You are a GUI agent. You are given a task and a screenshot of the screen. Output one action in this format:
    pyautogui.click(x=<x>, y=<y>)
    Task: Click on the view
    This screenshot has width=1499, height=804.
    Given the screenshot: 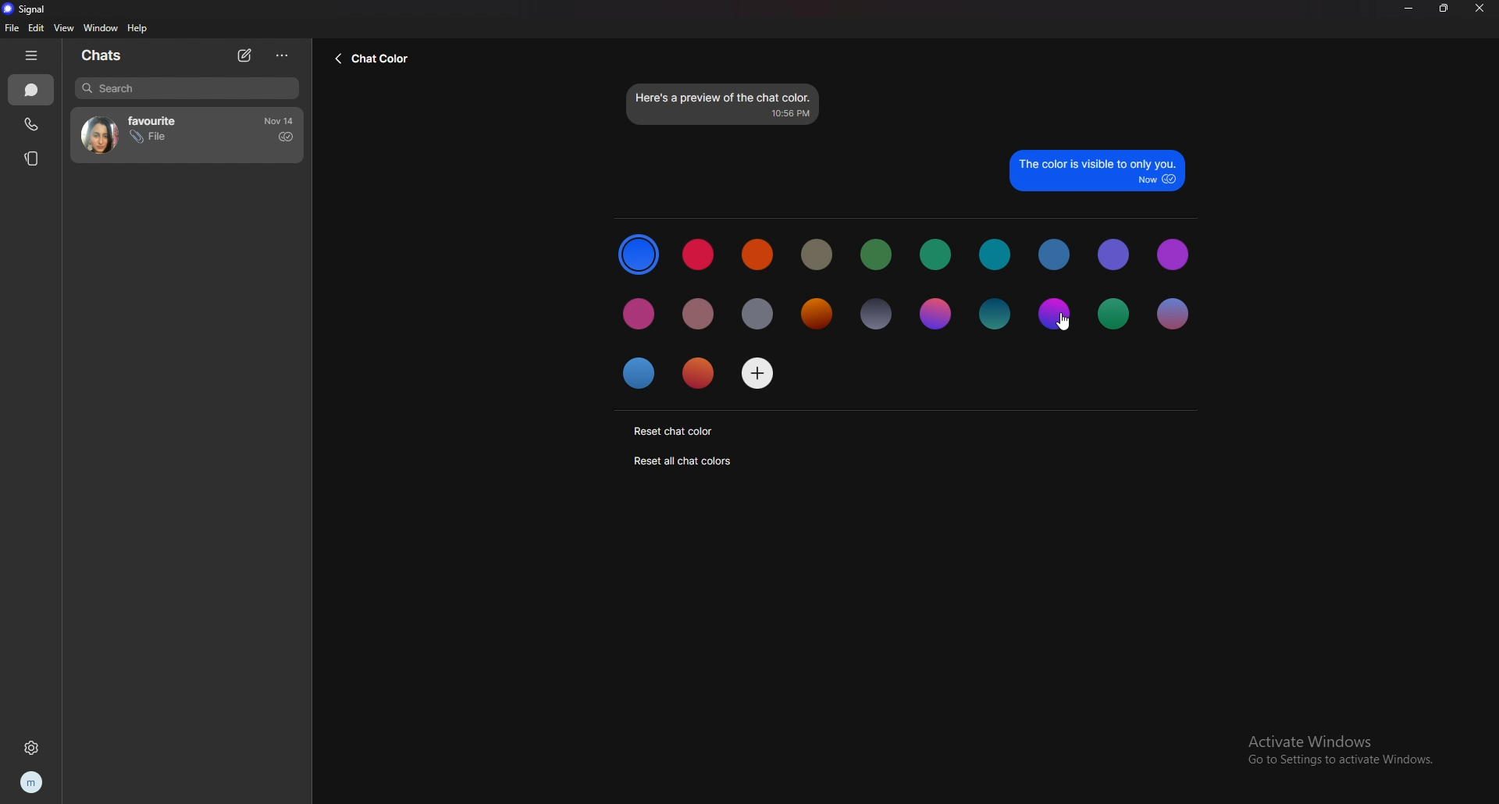 What is the action you would take?
    pyautogui.click(x=63, y=28)
    